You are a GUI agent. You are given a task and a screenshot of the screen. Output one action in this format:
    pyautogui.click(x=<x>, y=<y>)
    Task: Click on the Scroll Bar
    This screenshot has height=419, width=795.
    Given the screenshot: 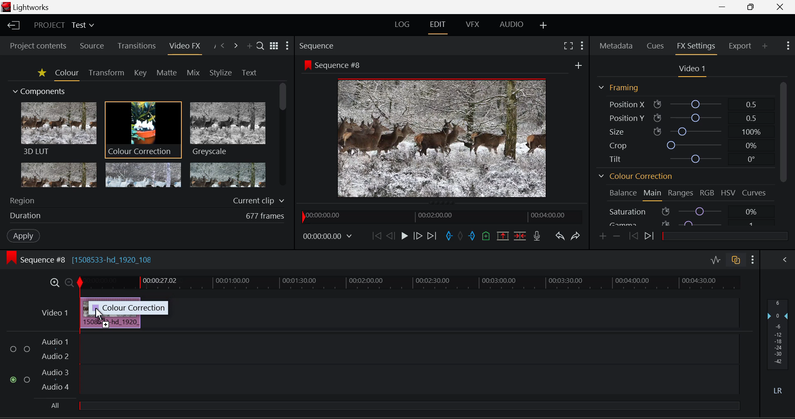 What is the action you would take?
    pyautogui.click(x=284, y=138)
    